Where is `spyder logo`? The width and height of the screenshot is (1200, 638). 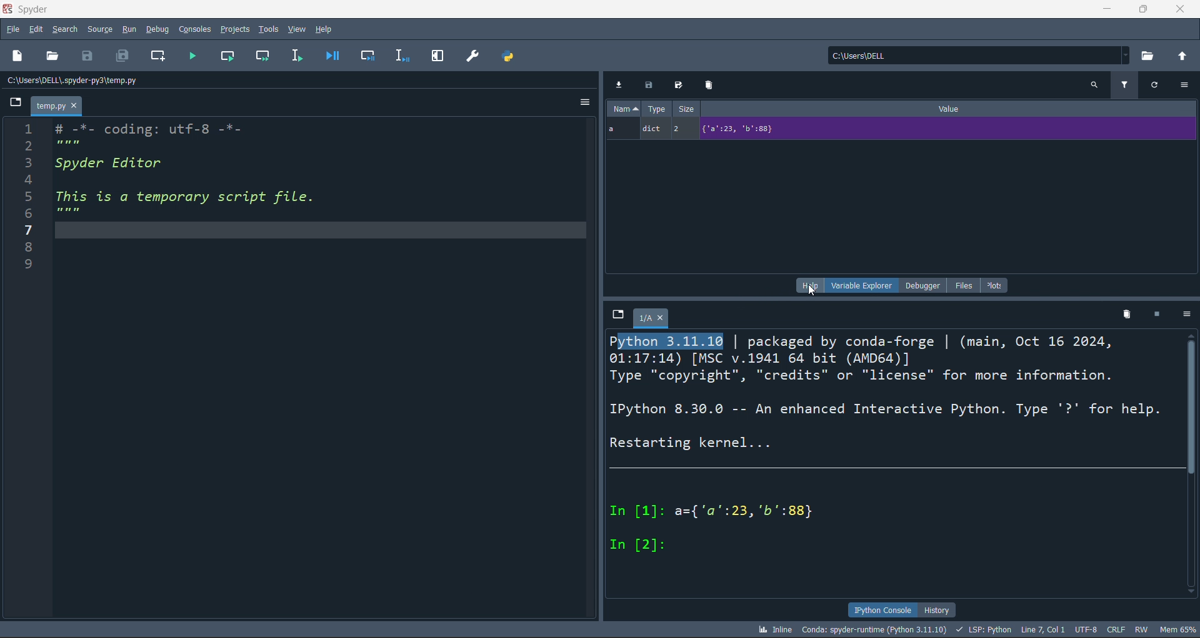
spyder logo is located at coordinates (8, 7).